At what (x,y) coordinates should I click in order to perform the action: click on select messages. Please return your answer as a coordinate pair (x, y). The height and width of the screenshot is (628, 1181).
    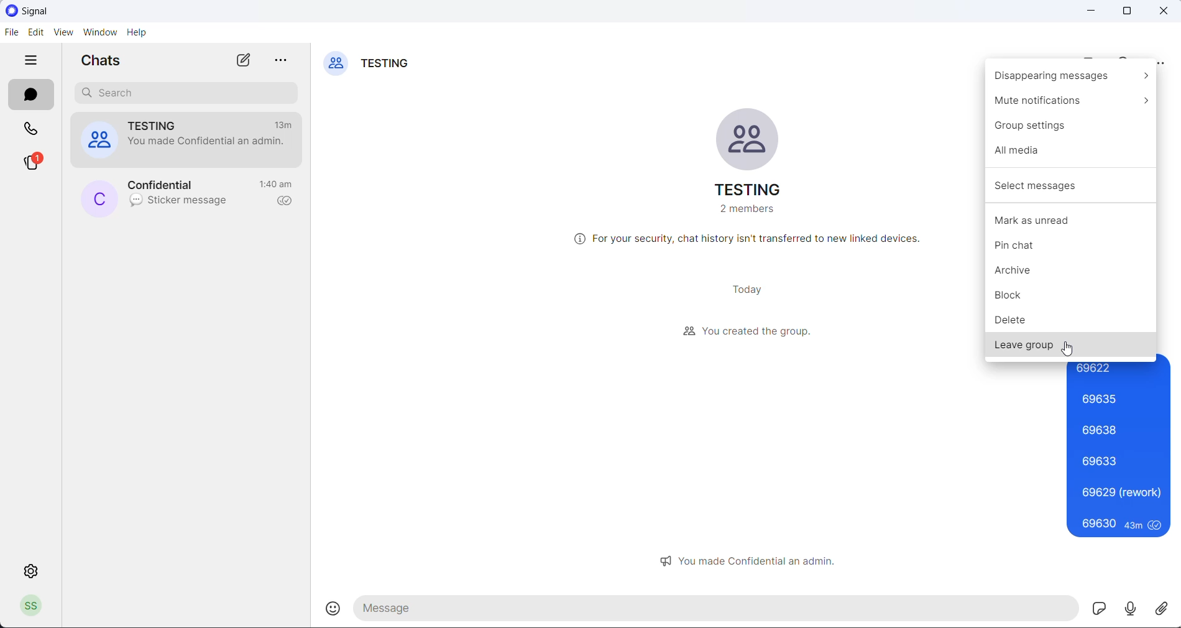
    Looking at the image, I should click on (1069, 188).